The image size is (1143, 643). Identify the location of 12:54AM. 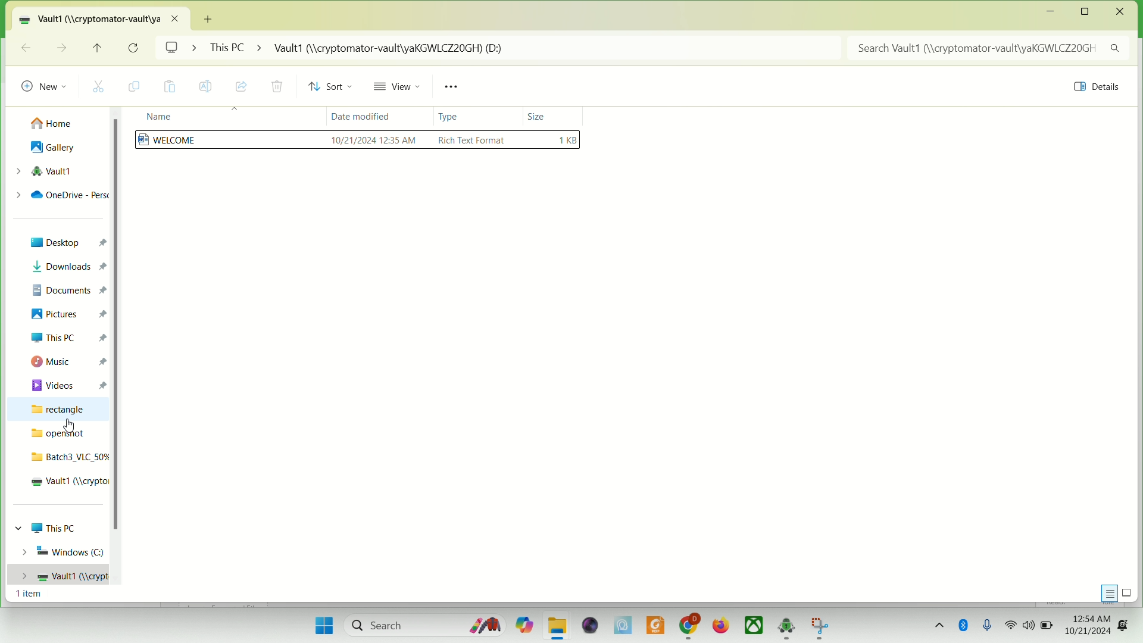
(1088, 615).